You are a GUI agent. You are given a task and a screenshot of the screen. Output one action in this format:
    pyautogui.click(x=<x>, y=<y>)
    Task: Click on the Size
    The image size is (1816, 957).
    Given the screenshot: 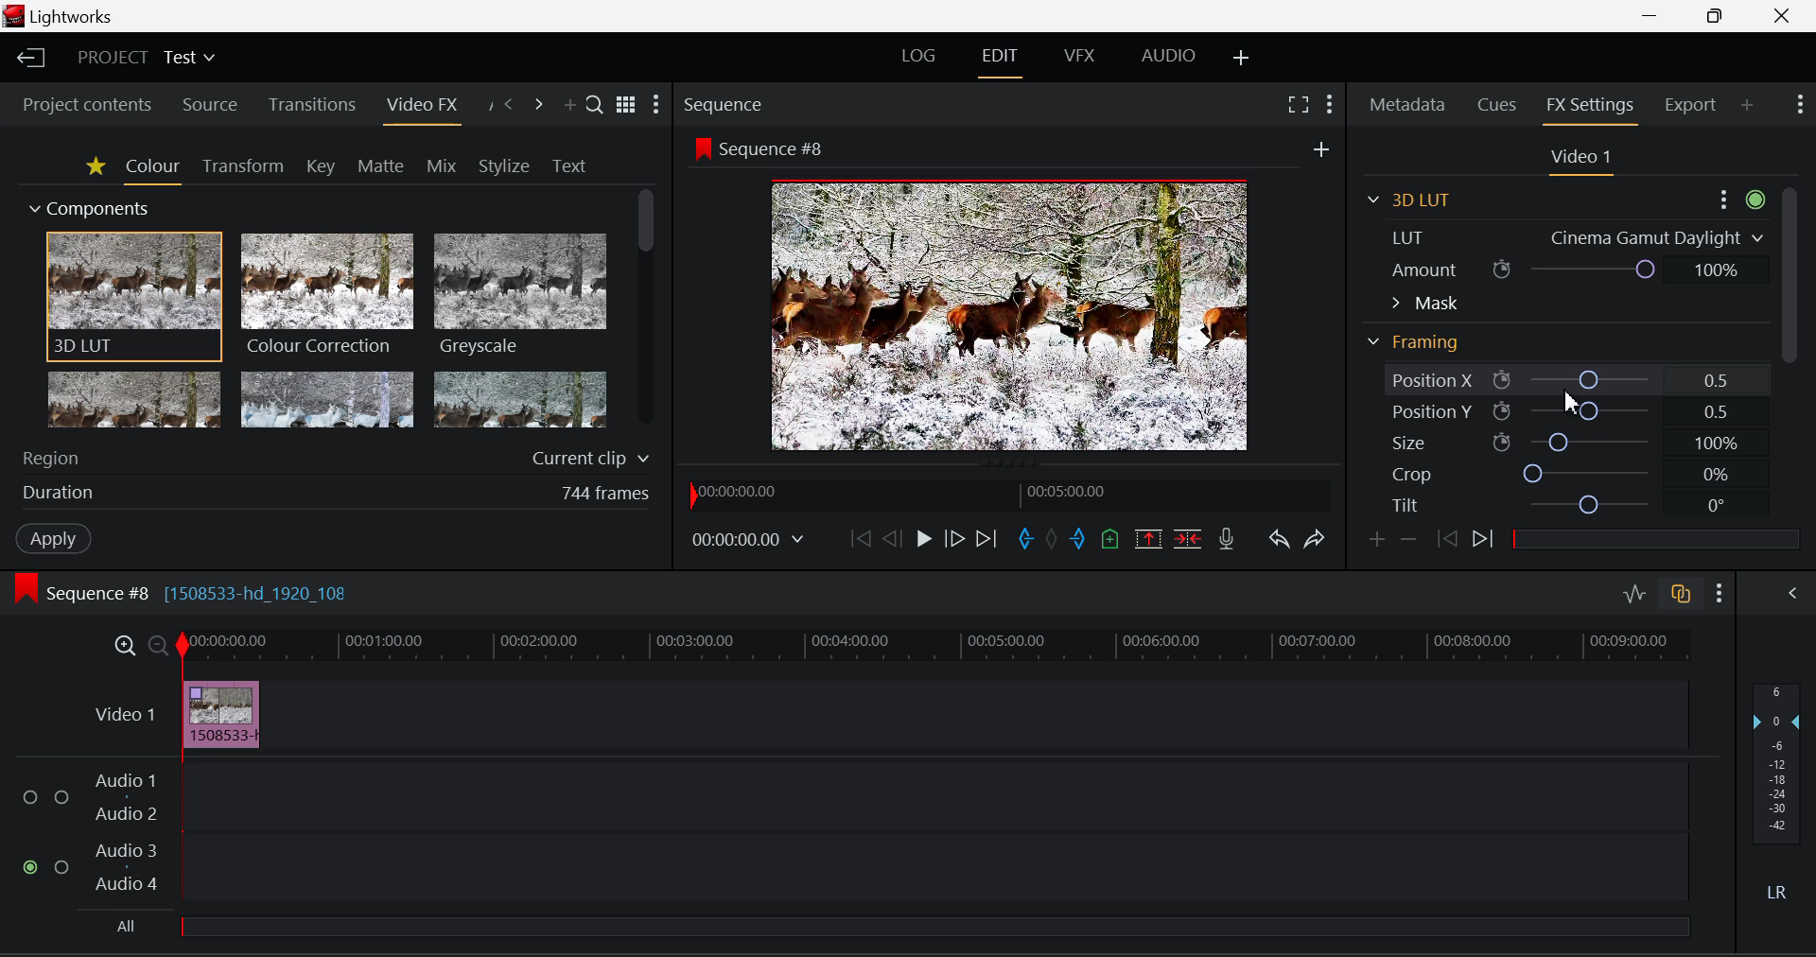 What is the action you would take?
    pyautogui.click(x=1564, y=446)
    